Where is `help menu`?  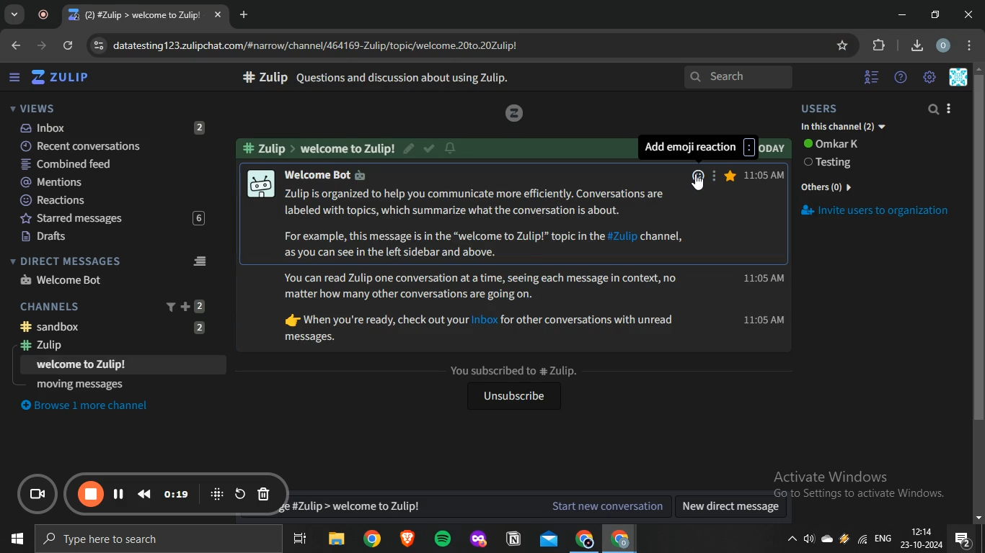
help menu is located at coordinates (901, 78).